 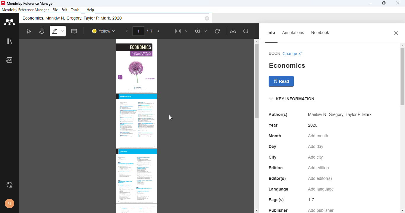 What do you see at coordinates (339, 115) in the screenshot?
I see `Mankiw N. Gregory, Taylor P. Mark` at bounding box center [339, 115].